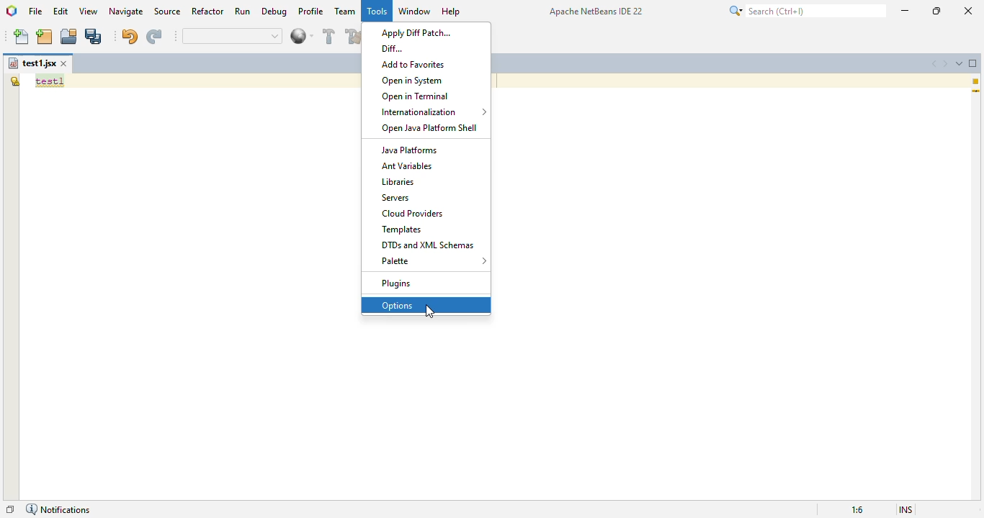 Image resolution: width=984 pixels, height=518 pixels. What do you see at coordinates (330, 36) in the screenshot?
I see `build project` at bounding box center [330, 36].